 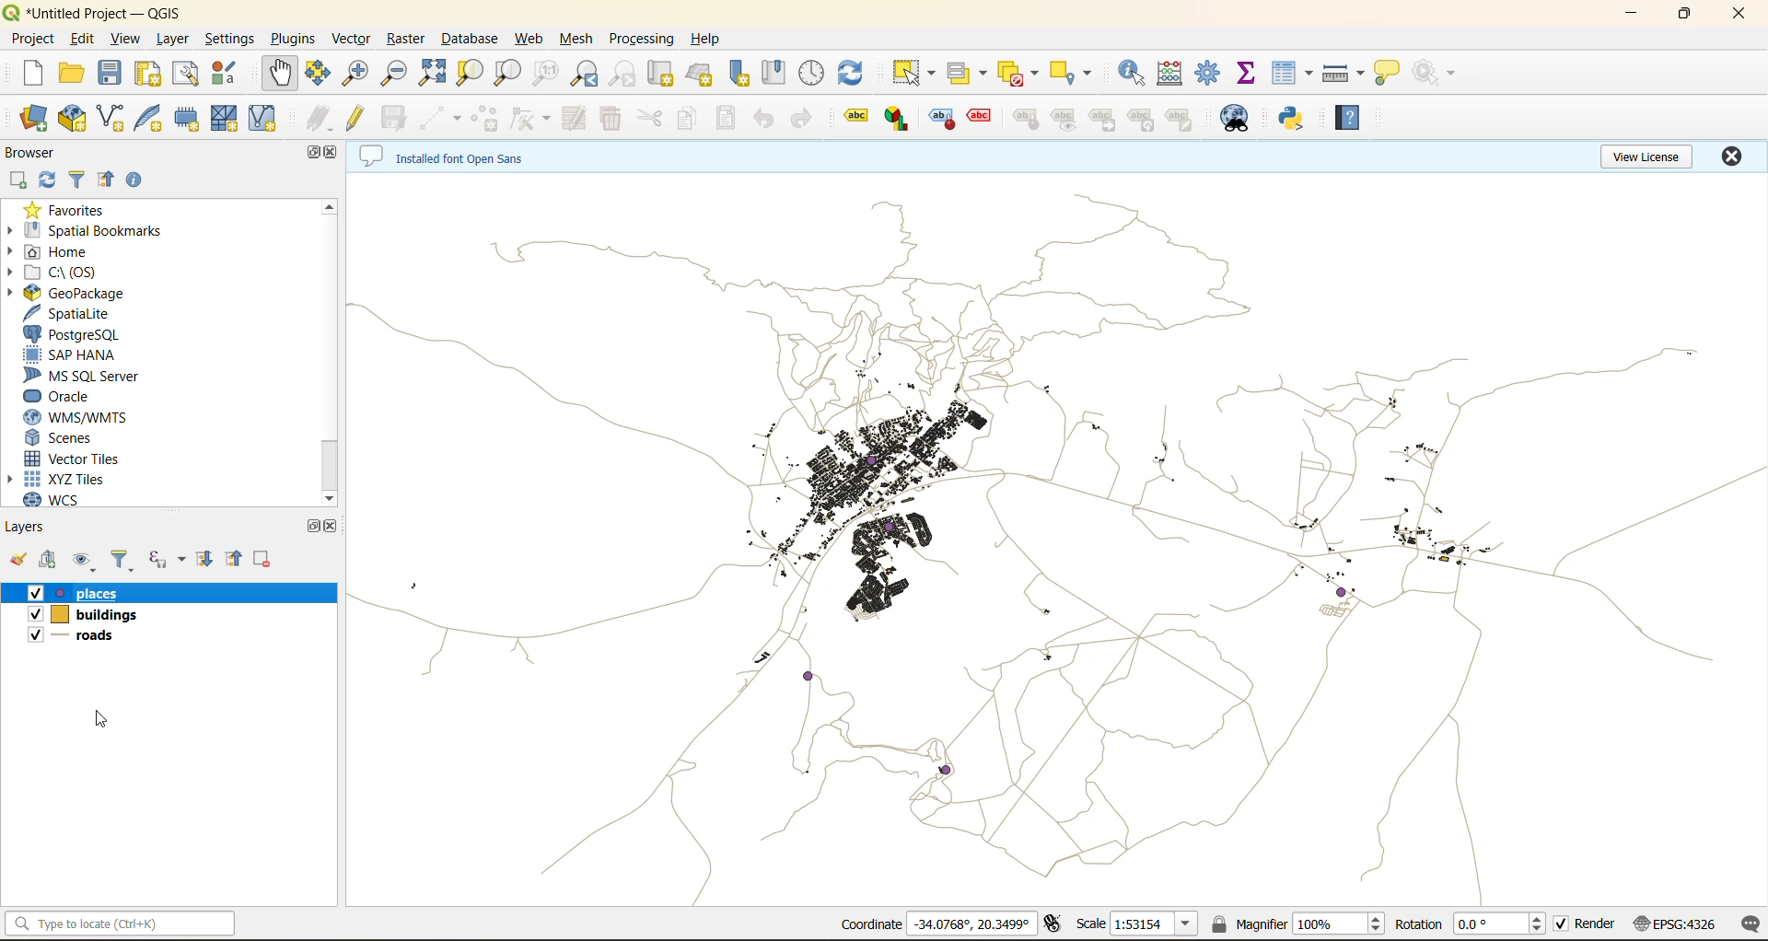 What do you see at coordinates (806, 122) in the screenshot?
I see `redo` at bounding box center [806, 122].